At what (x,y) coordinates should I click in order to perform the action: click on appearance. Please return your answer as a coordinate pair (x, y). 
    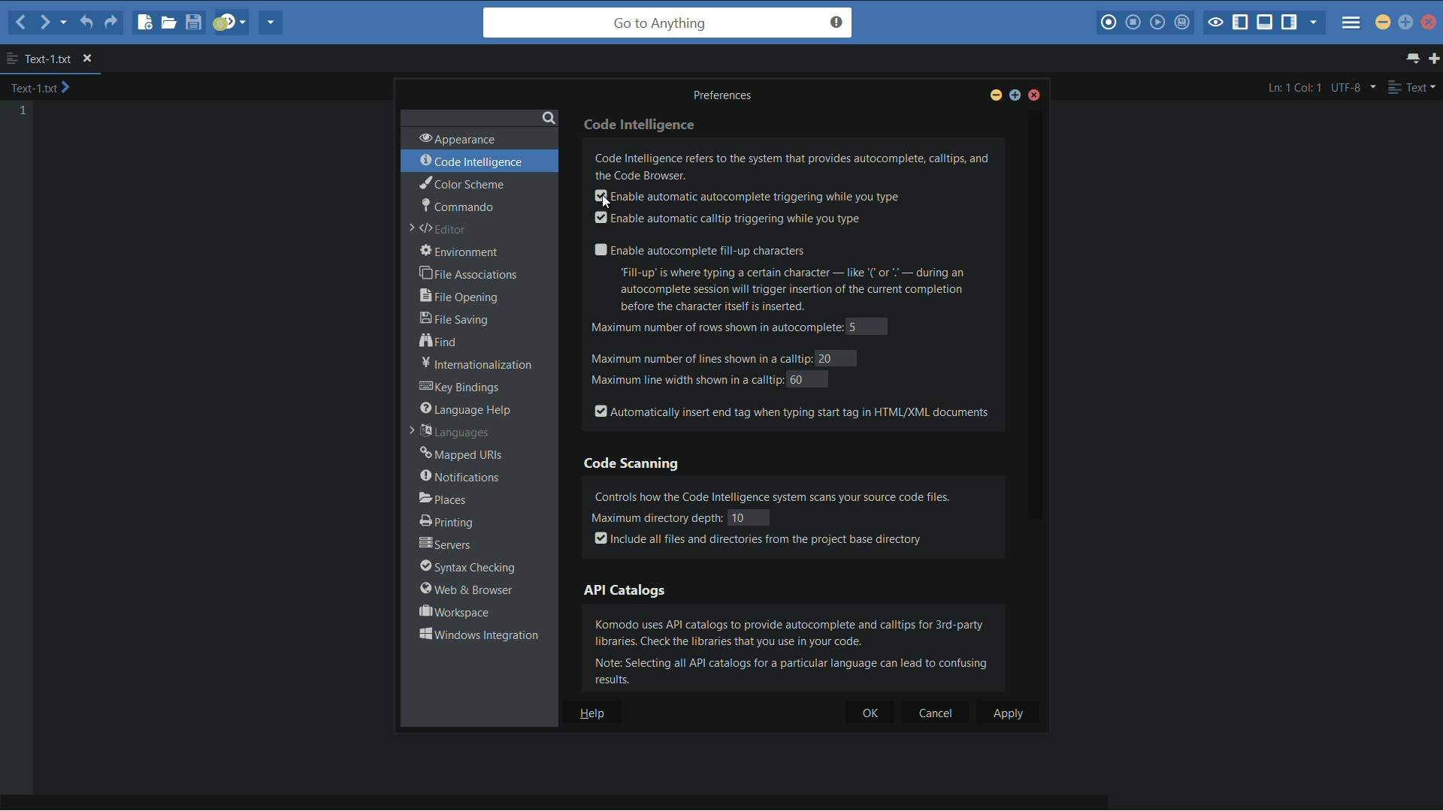
    Looking at the image, I should click on (457, 138).